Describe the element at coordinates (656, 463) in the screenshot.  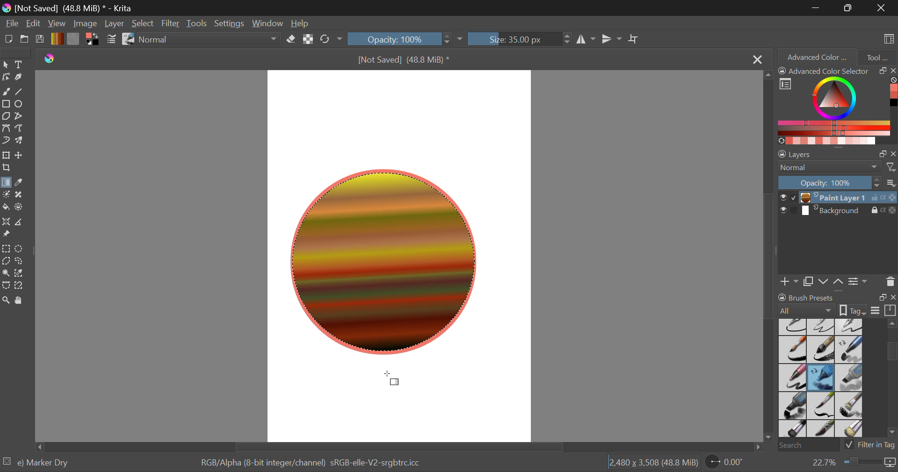
I see `Page Dimensions` at that location.